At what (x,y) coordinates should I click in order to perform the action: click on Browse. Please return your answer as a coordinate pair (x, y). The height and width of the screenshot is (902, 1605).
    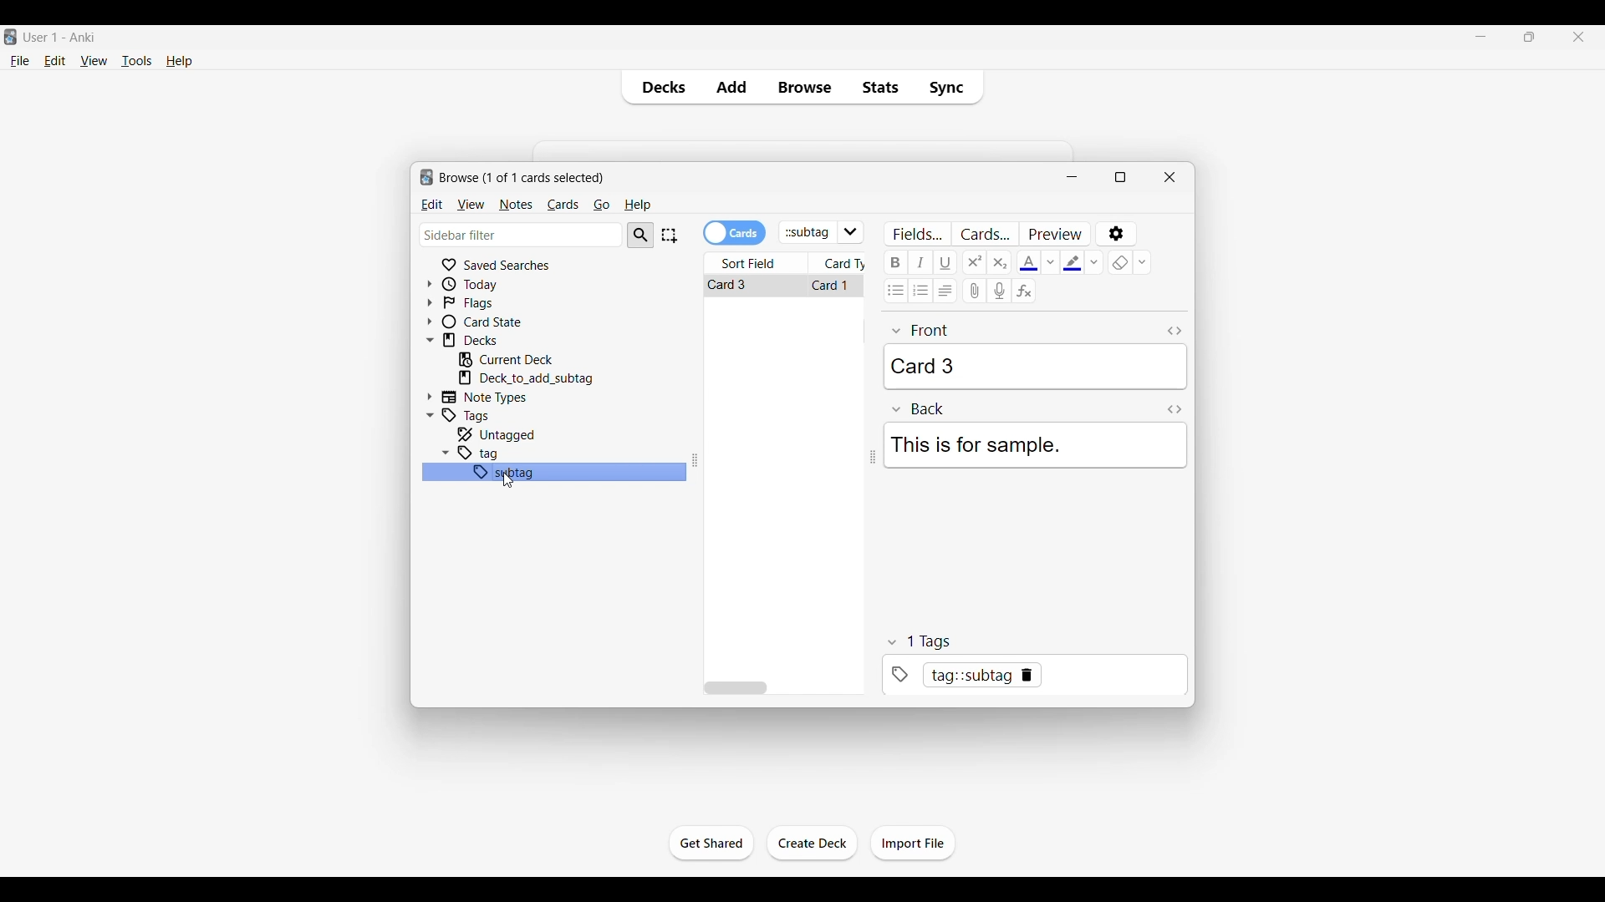
    Looking at the image, I should click on (804, 87).